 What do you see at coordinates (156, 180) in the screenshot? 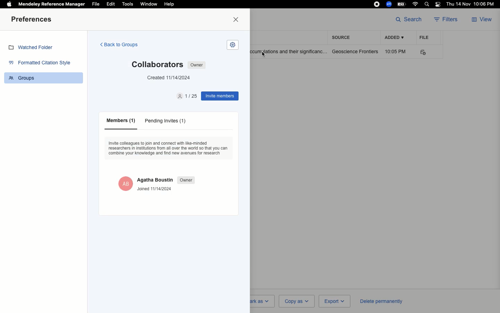
I see `Agatha Boustin` at bounding box center [156, 180].